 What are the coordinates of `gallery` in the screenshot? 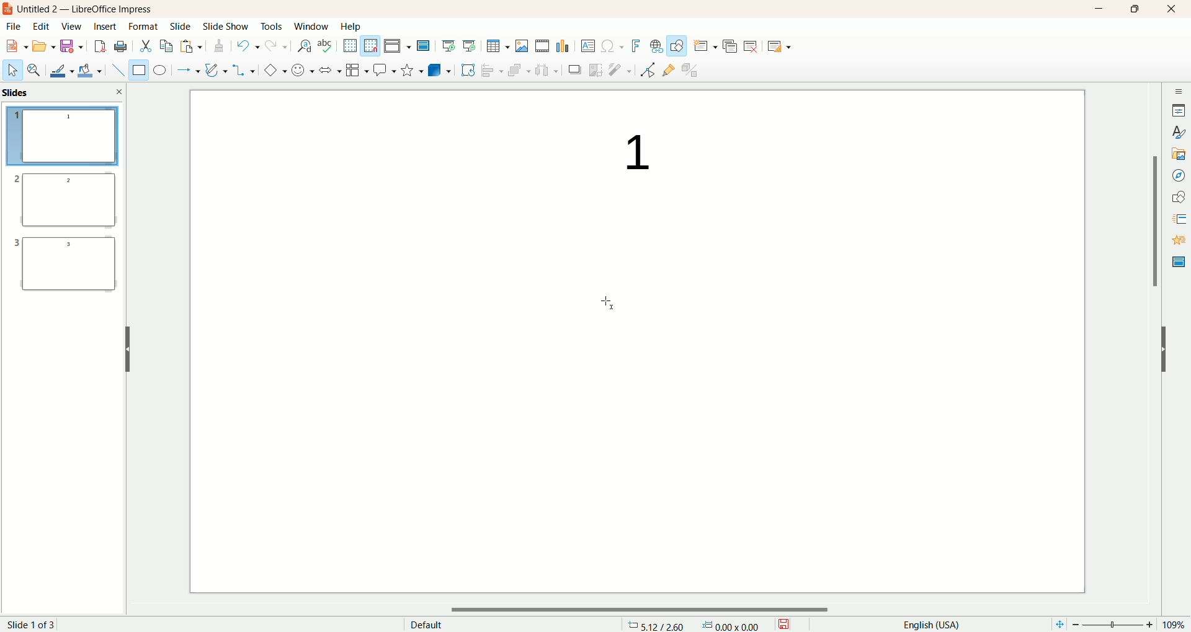 It's located at (1179, 154).